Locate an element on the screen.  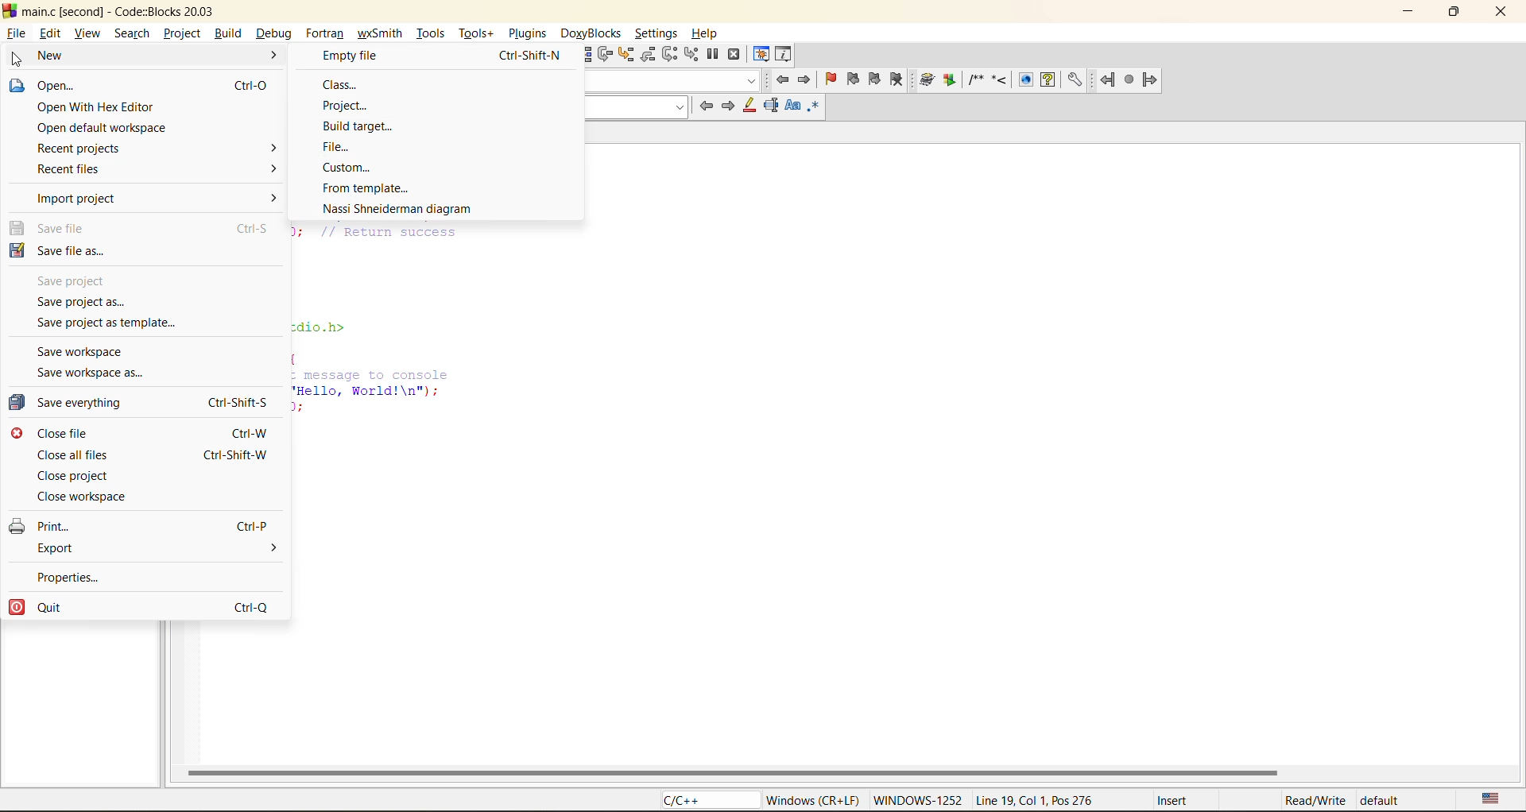
next bookmark is located at coordinates (876, 79).